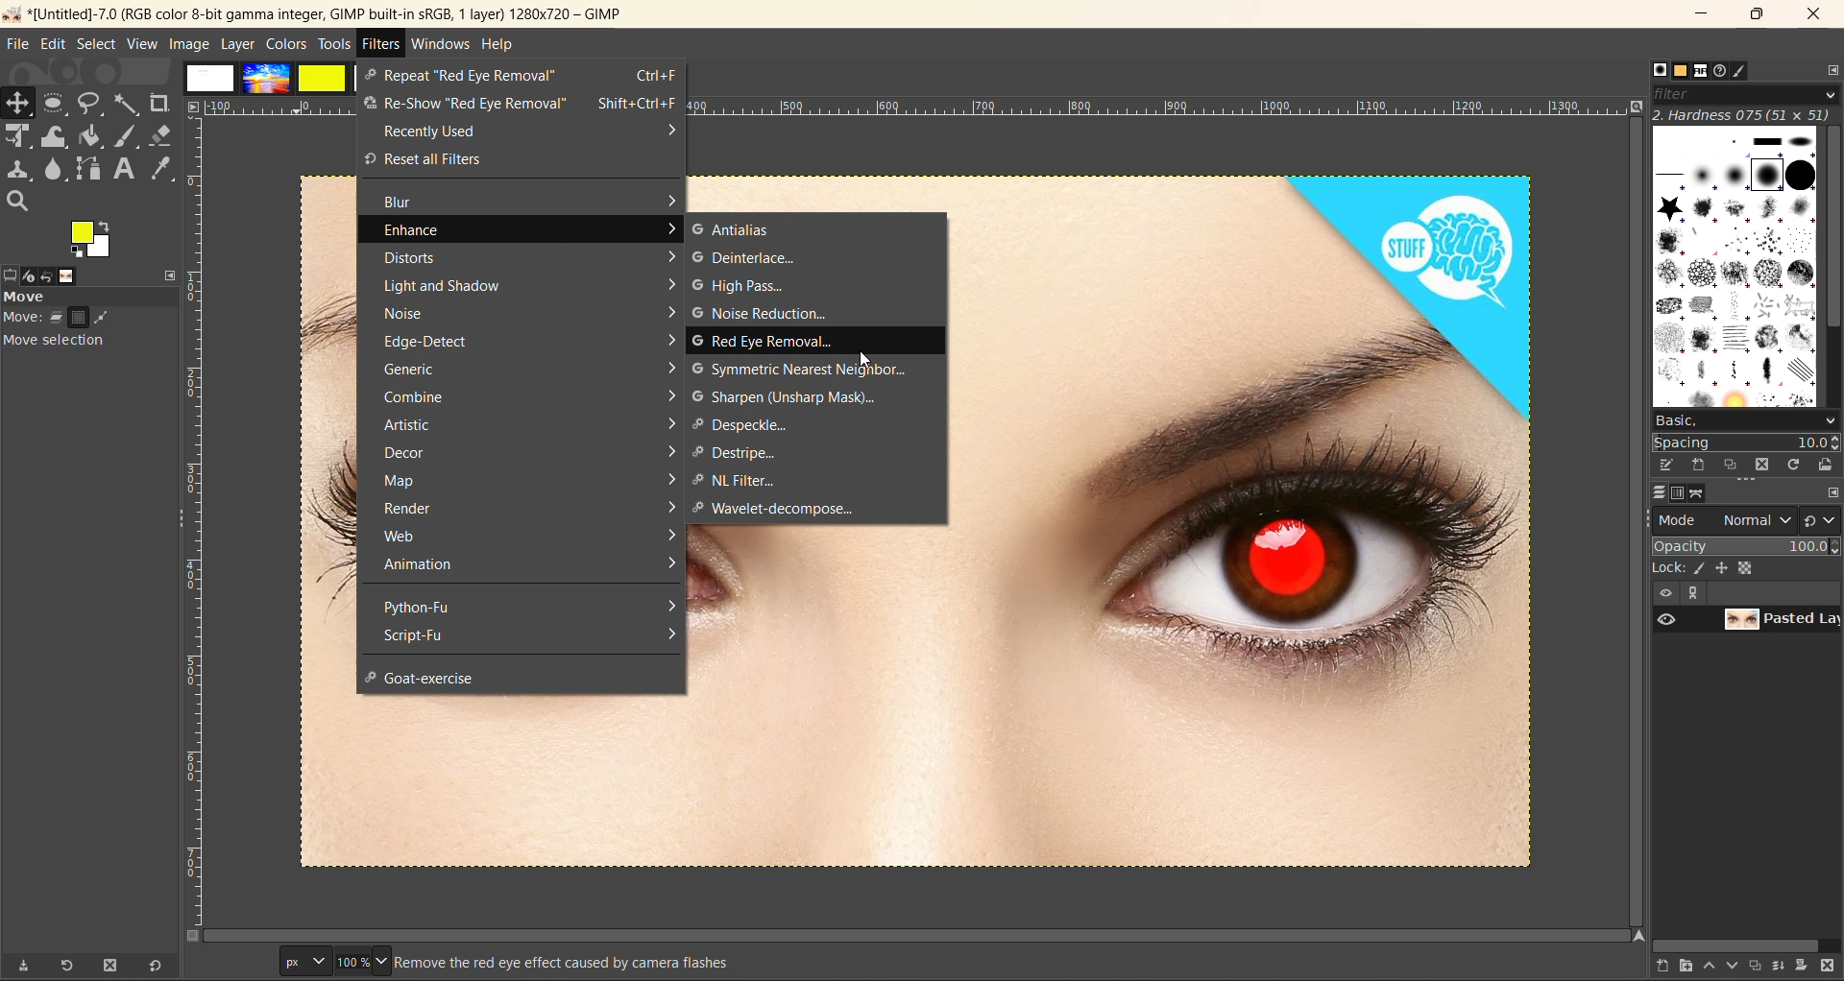 The height and width of the screenshot is (981, 1844). What do you see at coordinates (1746, 546) in the screenshot?
I see `opacity` at bounding box center [1746, 546].